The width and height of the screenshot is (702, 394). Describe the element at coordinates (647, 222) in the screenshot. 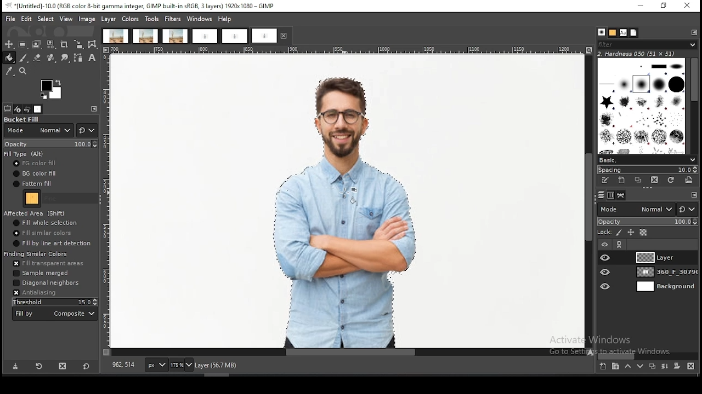

I see `opacity` at that location.